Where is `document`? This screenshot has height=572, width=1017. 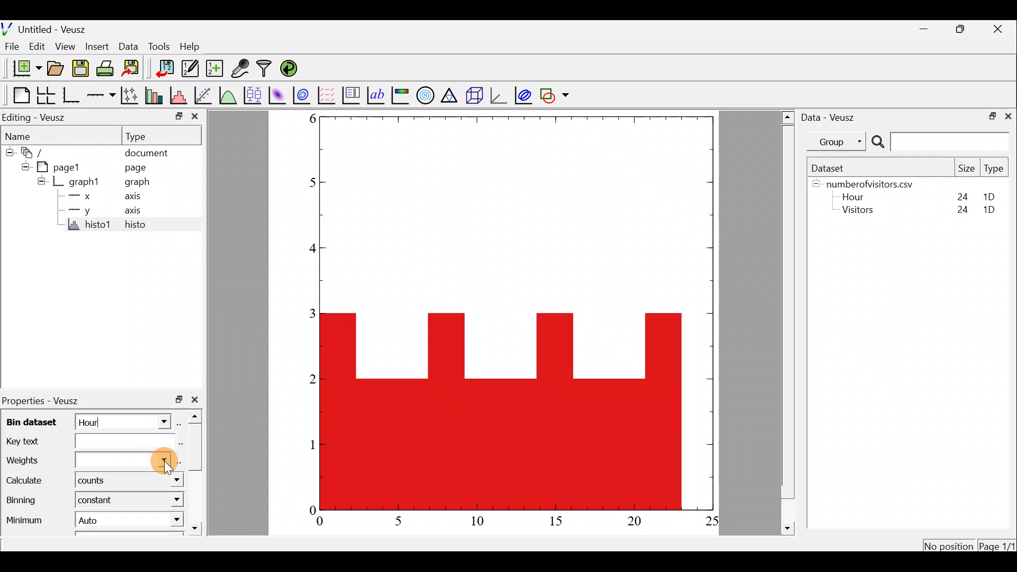 document is located at coordinates (149, 152).